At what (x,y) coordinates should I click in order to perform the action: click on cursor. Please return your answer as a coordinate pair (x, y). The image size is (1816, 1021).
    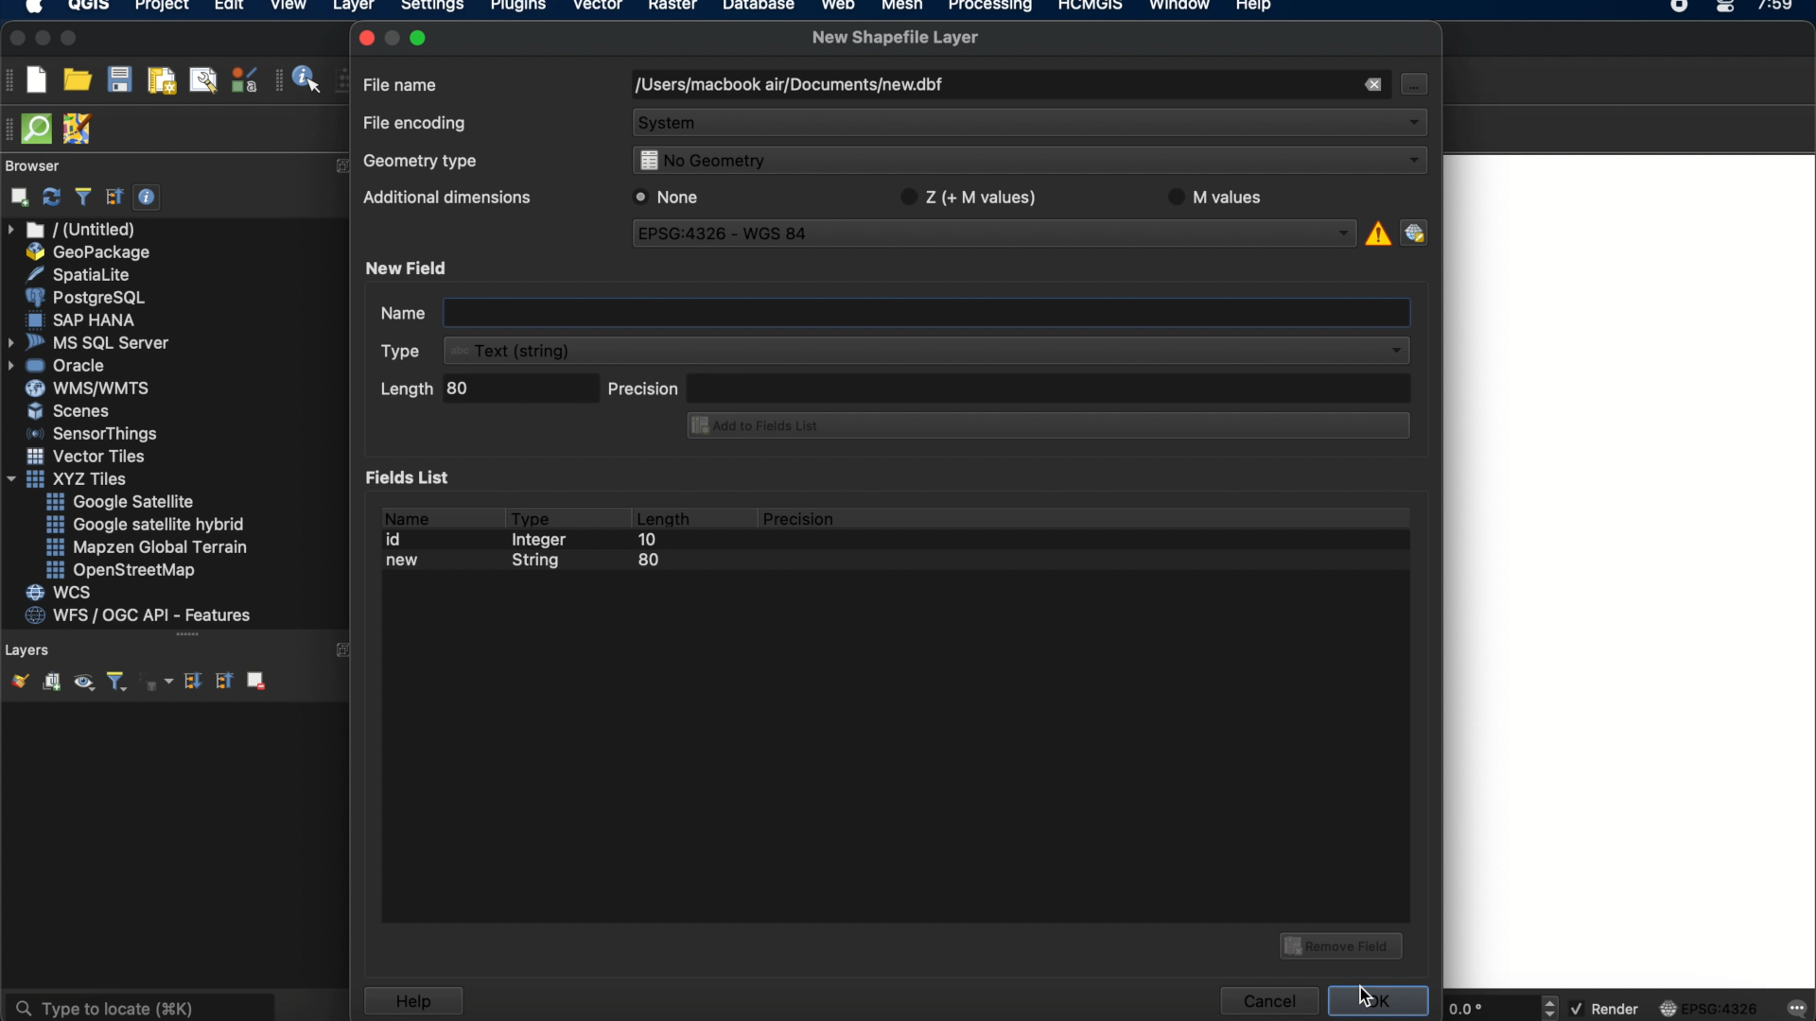
    Looking at the image, I should click on (1364, 997).